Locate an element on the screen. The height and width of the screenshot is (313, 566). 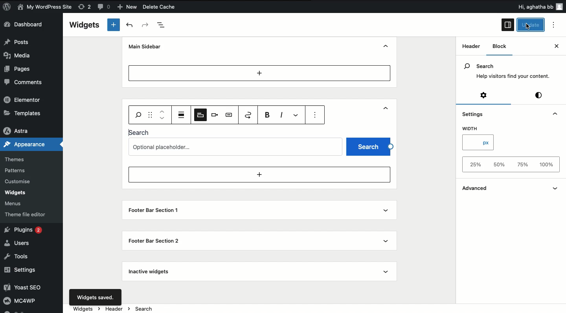
Main sidebar is located at coordinates (147, 46).